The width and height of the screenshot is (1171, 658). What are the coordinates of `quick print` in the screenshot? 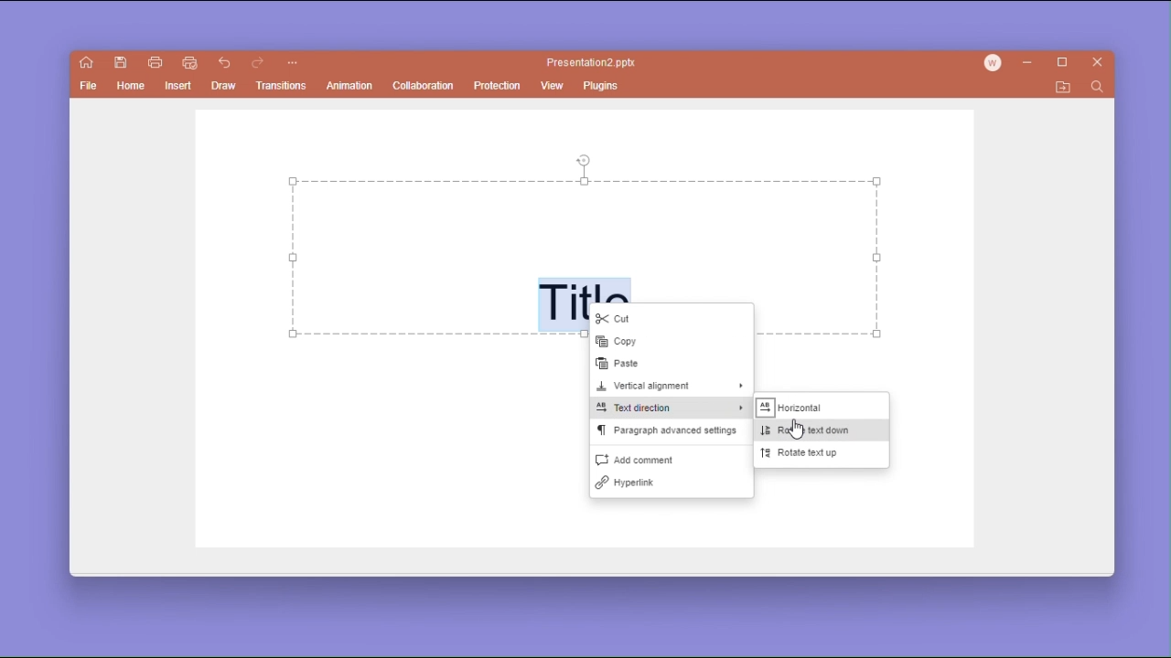 It's located at (188, 63).